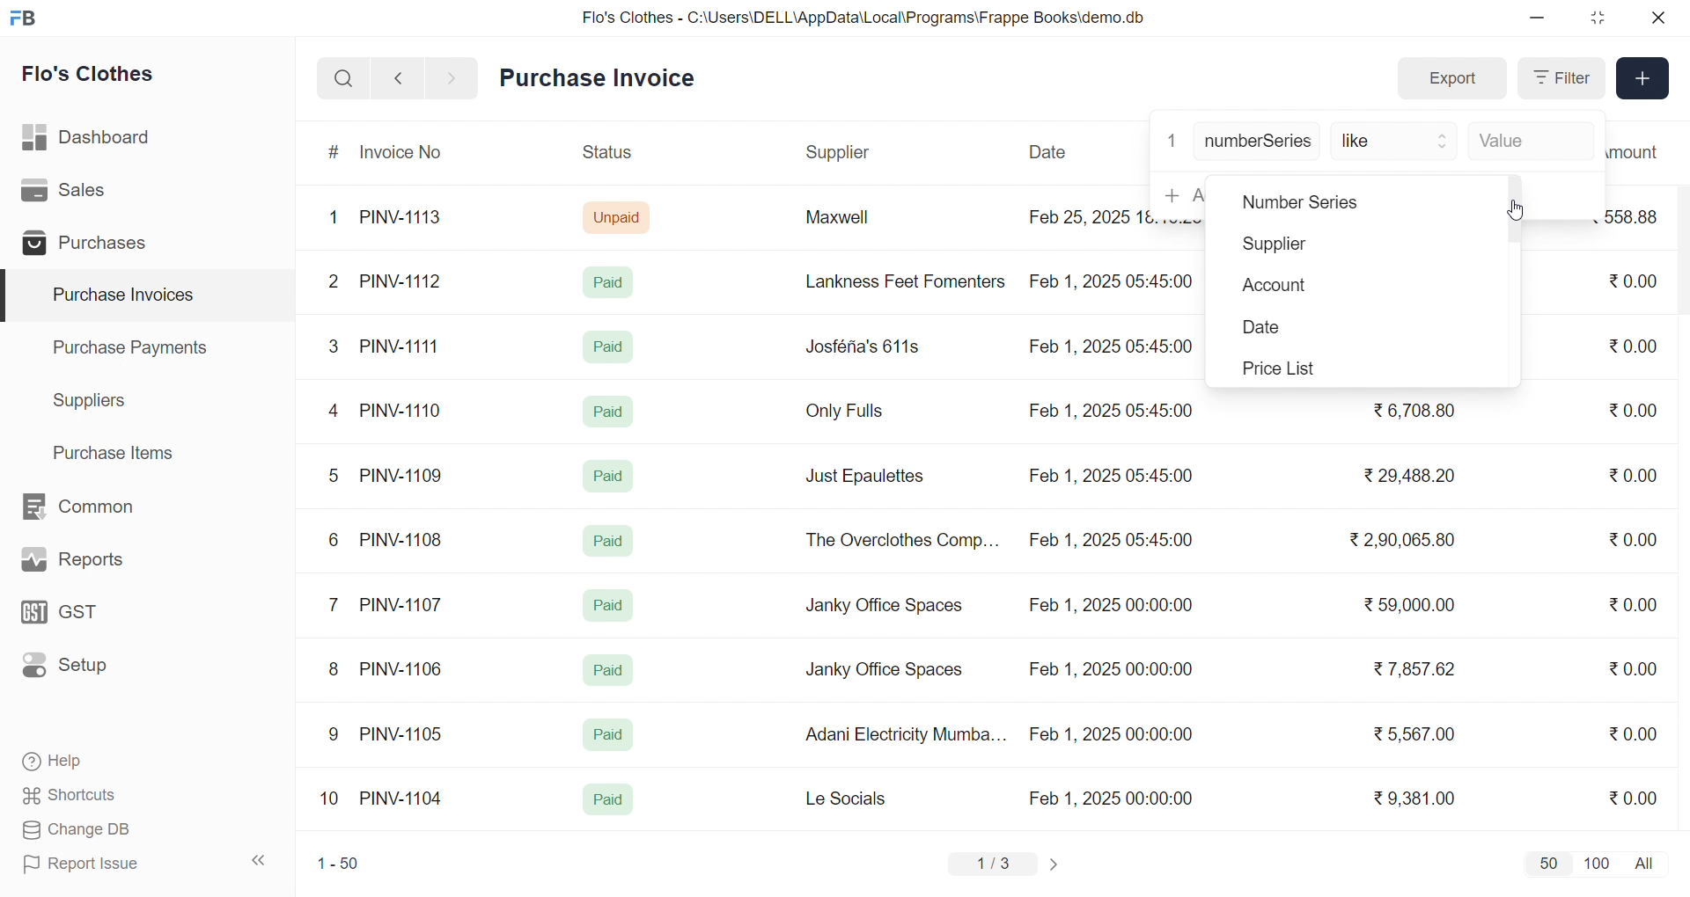  I want to click on 2, so click(336, 284).